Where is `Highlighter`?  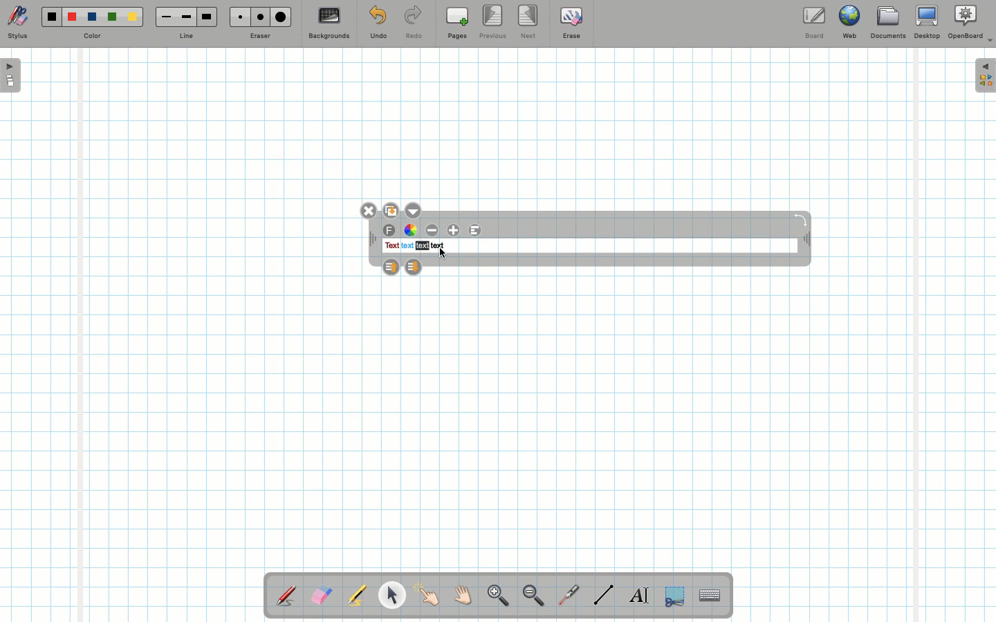 Highlighter is located at coordinates (356, 596).